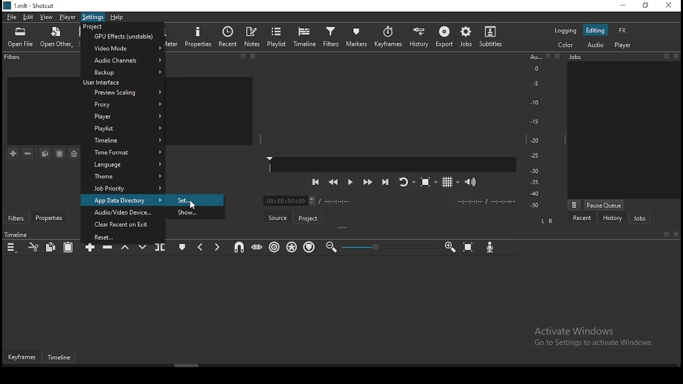  I want to click on cut, so click(33, 246).